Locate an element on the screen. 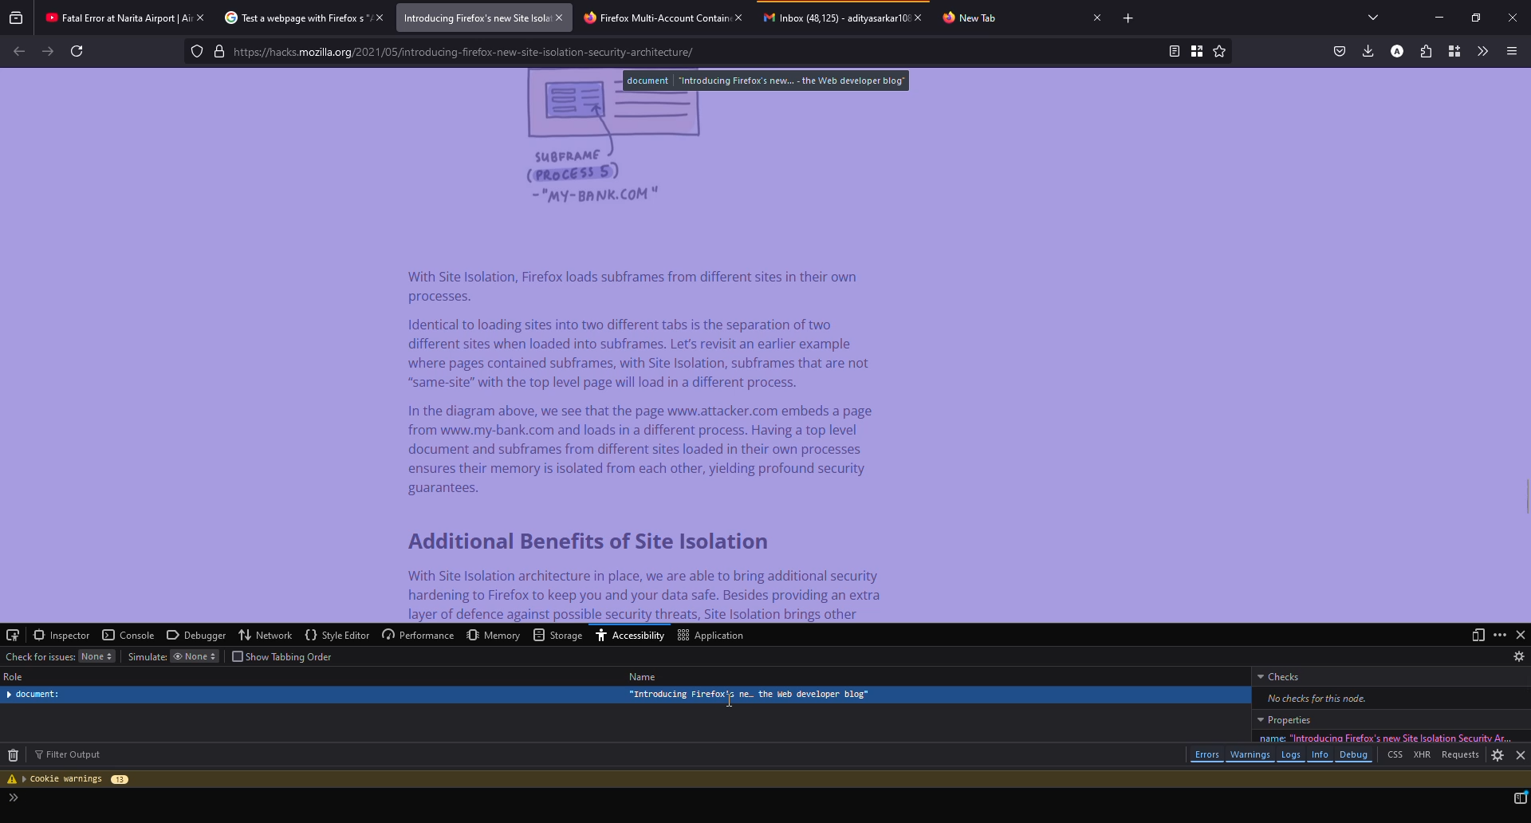  xhr is located at coordinates (1421, 757).